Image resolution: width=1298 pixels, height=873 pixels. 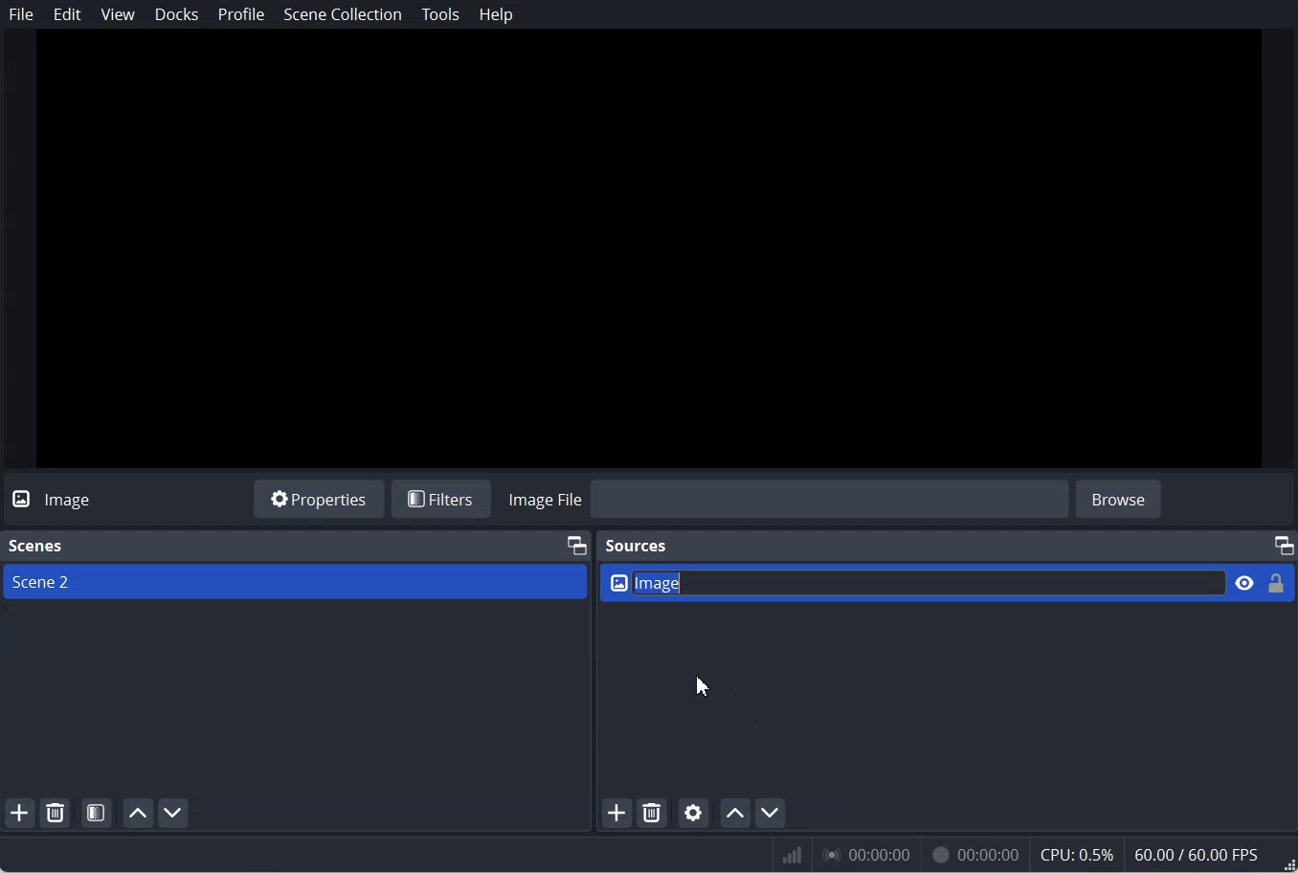 I want to click on Move source up, so click(x=735, y=813).